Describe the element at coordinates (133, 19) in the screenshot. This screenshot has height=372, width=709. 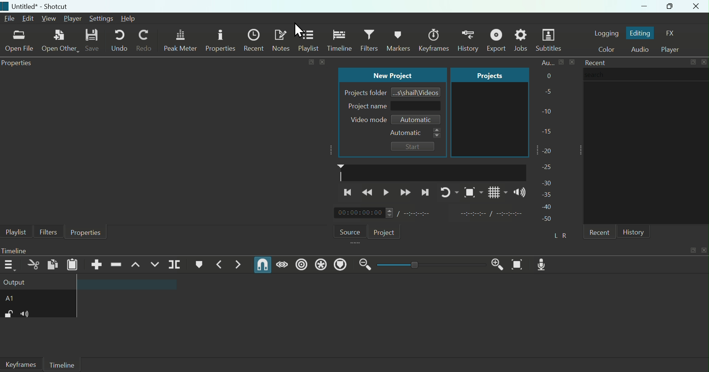
I see `Help` at that location.